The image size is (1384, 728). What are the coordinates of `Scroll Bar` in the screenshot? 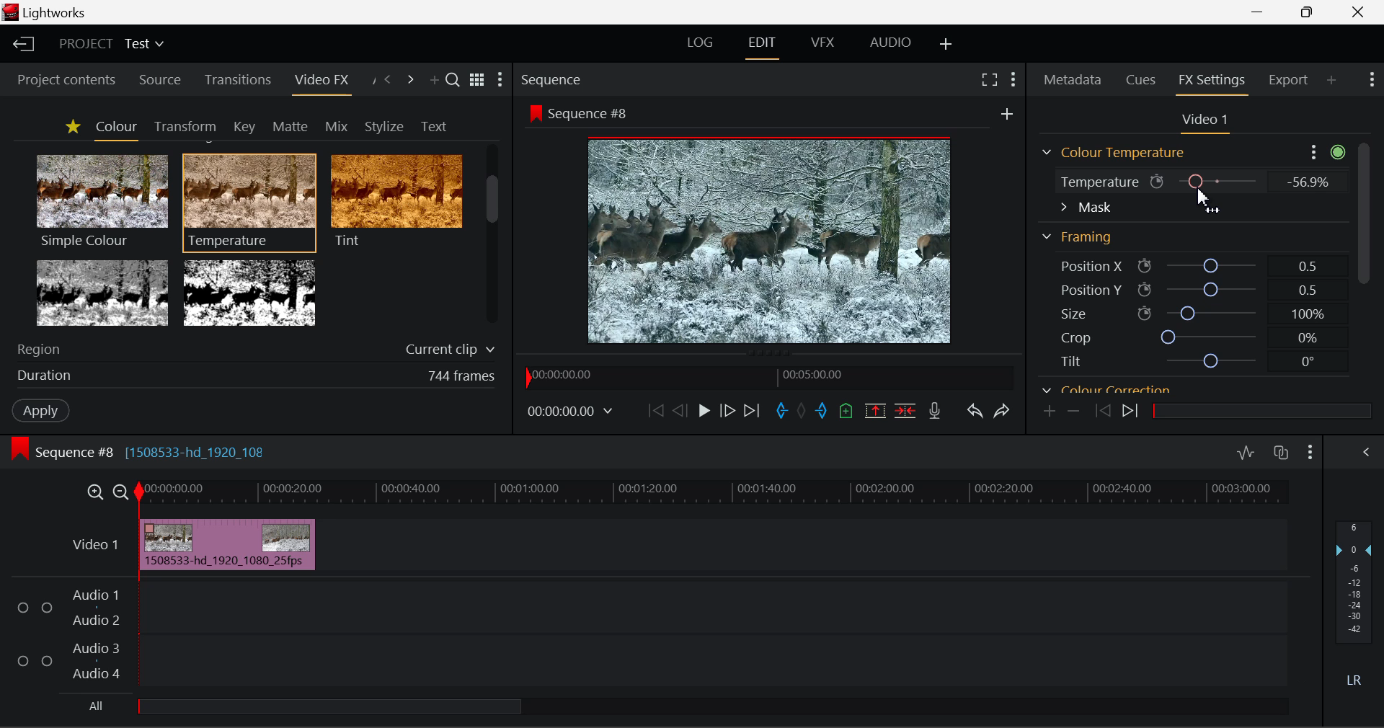 It's located at (1365, 252).